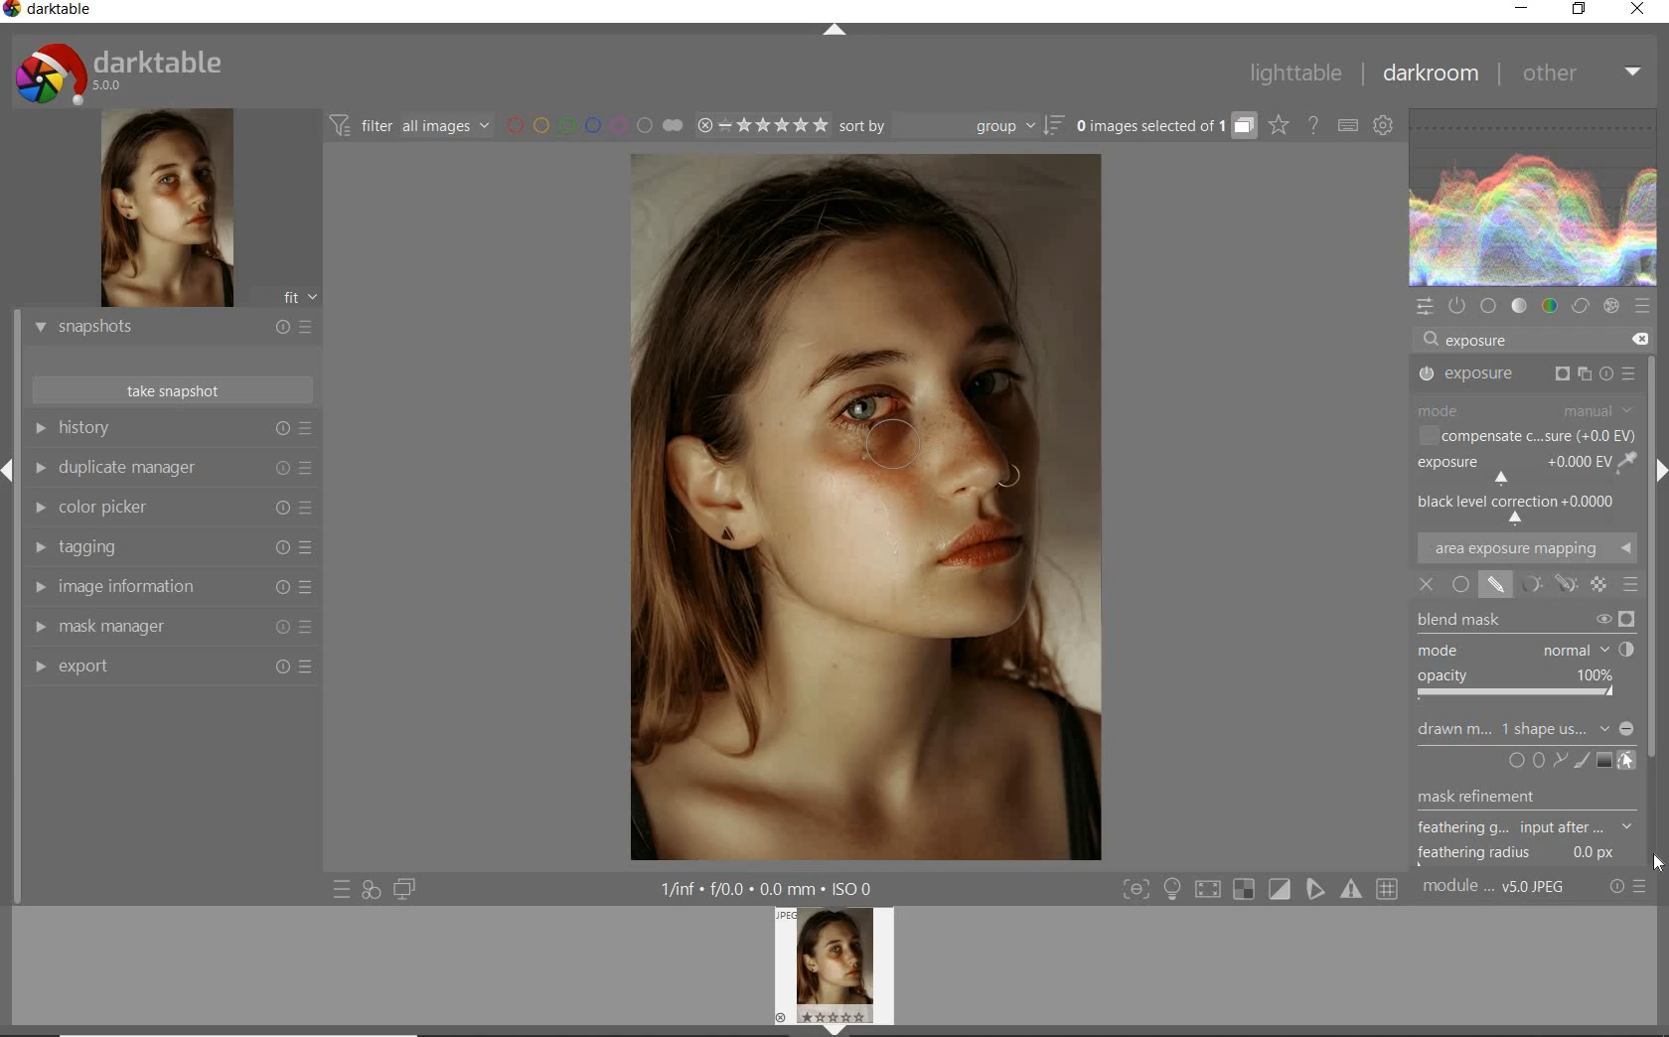 The height and width of the screenshot is (1037, 1669). Describe the element at coordinates (1423, 307) in the screenshot. I see `quick access panel` at that location.